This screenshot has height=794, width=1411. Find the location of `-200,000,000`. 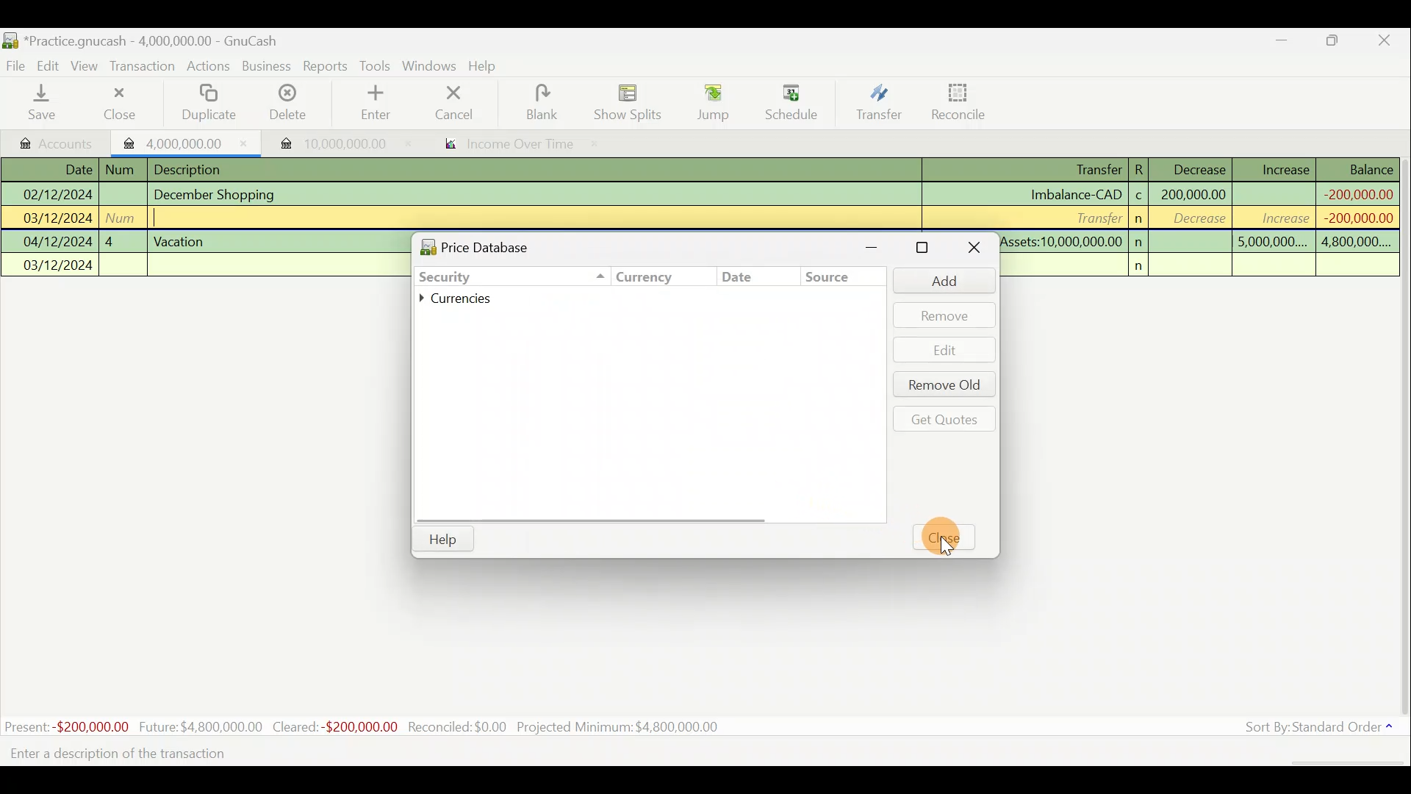

-200,000,000 is located at coordinates (1356, 193).